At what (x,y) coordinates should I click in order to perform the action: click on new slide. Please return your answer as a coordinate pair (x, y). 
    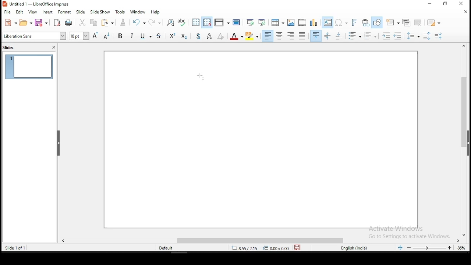
    Looking at the image, I should click on (392, 22).